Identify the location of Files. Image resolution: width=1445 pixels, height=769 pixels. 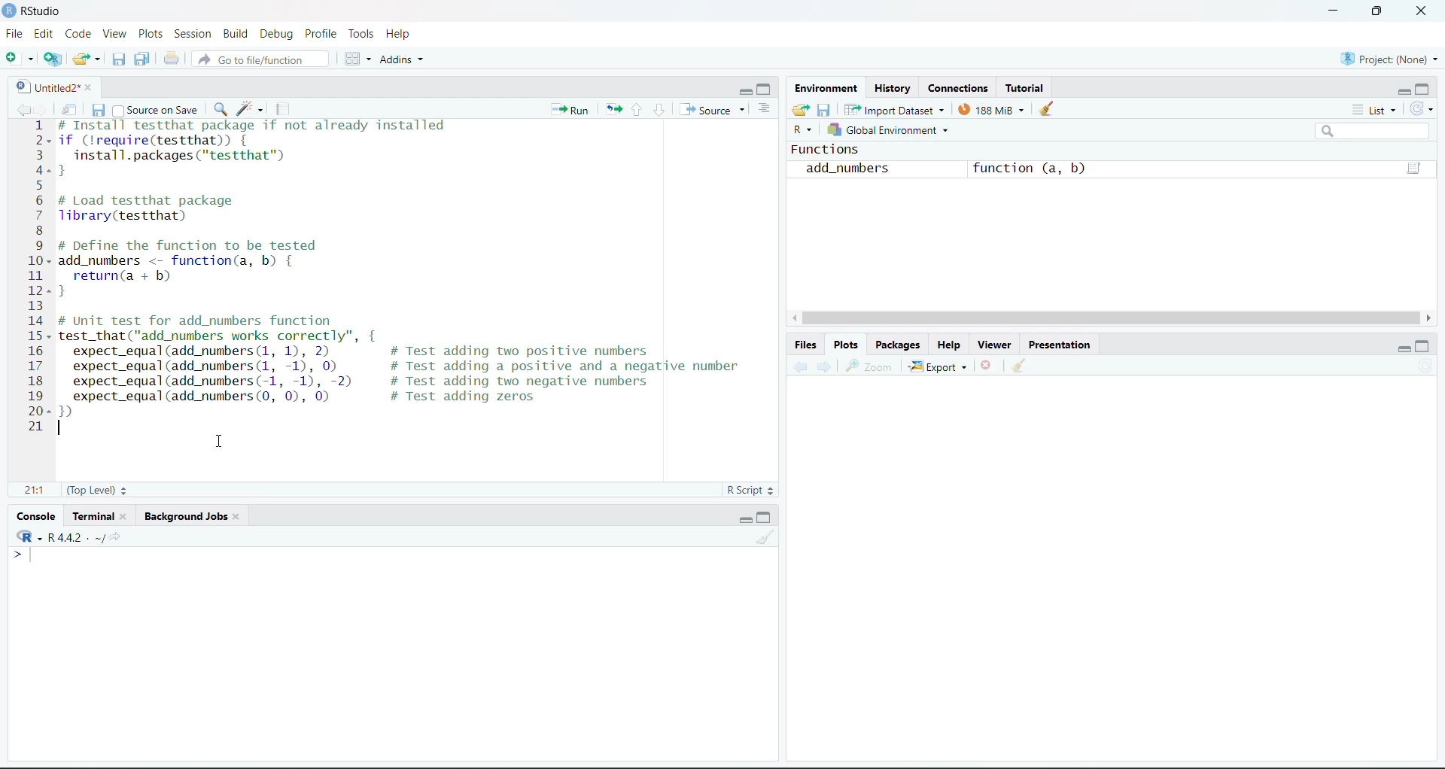
(805, 345).